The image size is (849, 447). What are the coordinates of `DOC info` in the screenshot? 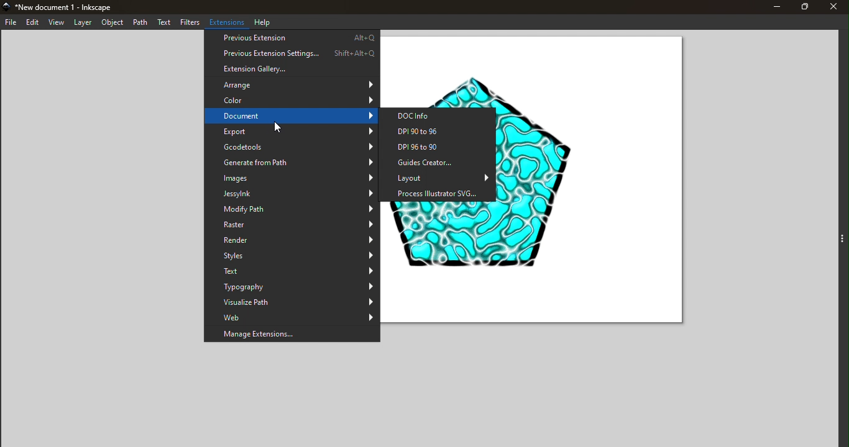 It's located at (441, 114).